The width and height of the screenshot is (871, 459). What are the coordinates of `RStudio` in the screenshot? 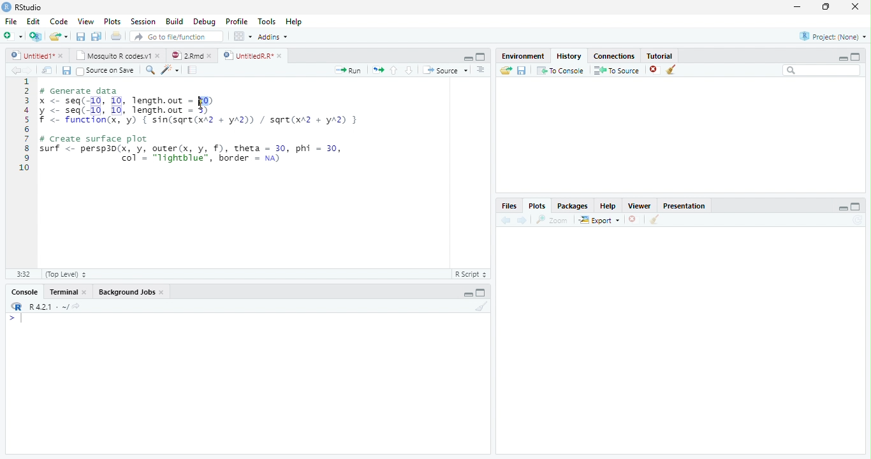 It's located at (22, 7).